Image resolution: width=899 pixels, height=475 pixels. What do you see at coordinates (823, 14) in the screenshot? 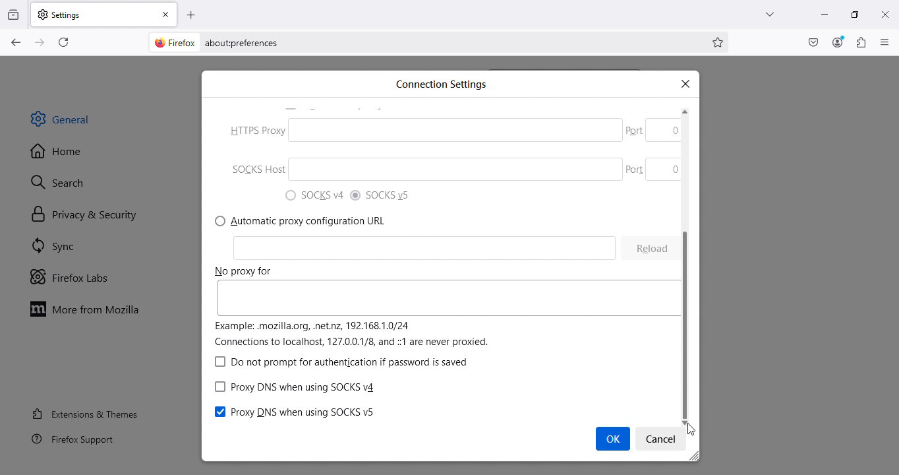
I see `Minimize` at bounding box center [823, 14].